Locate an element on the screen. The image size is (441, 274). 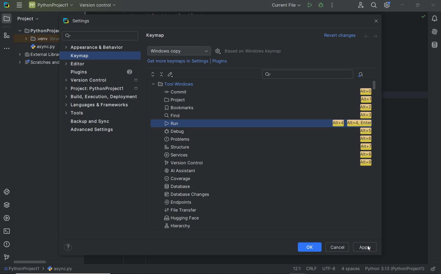
find actions by shortcut is located at coordinates (361, 75).